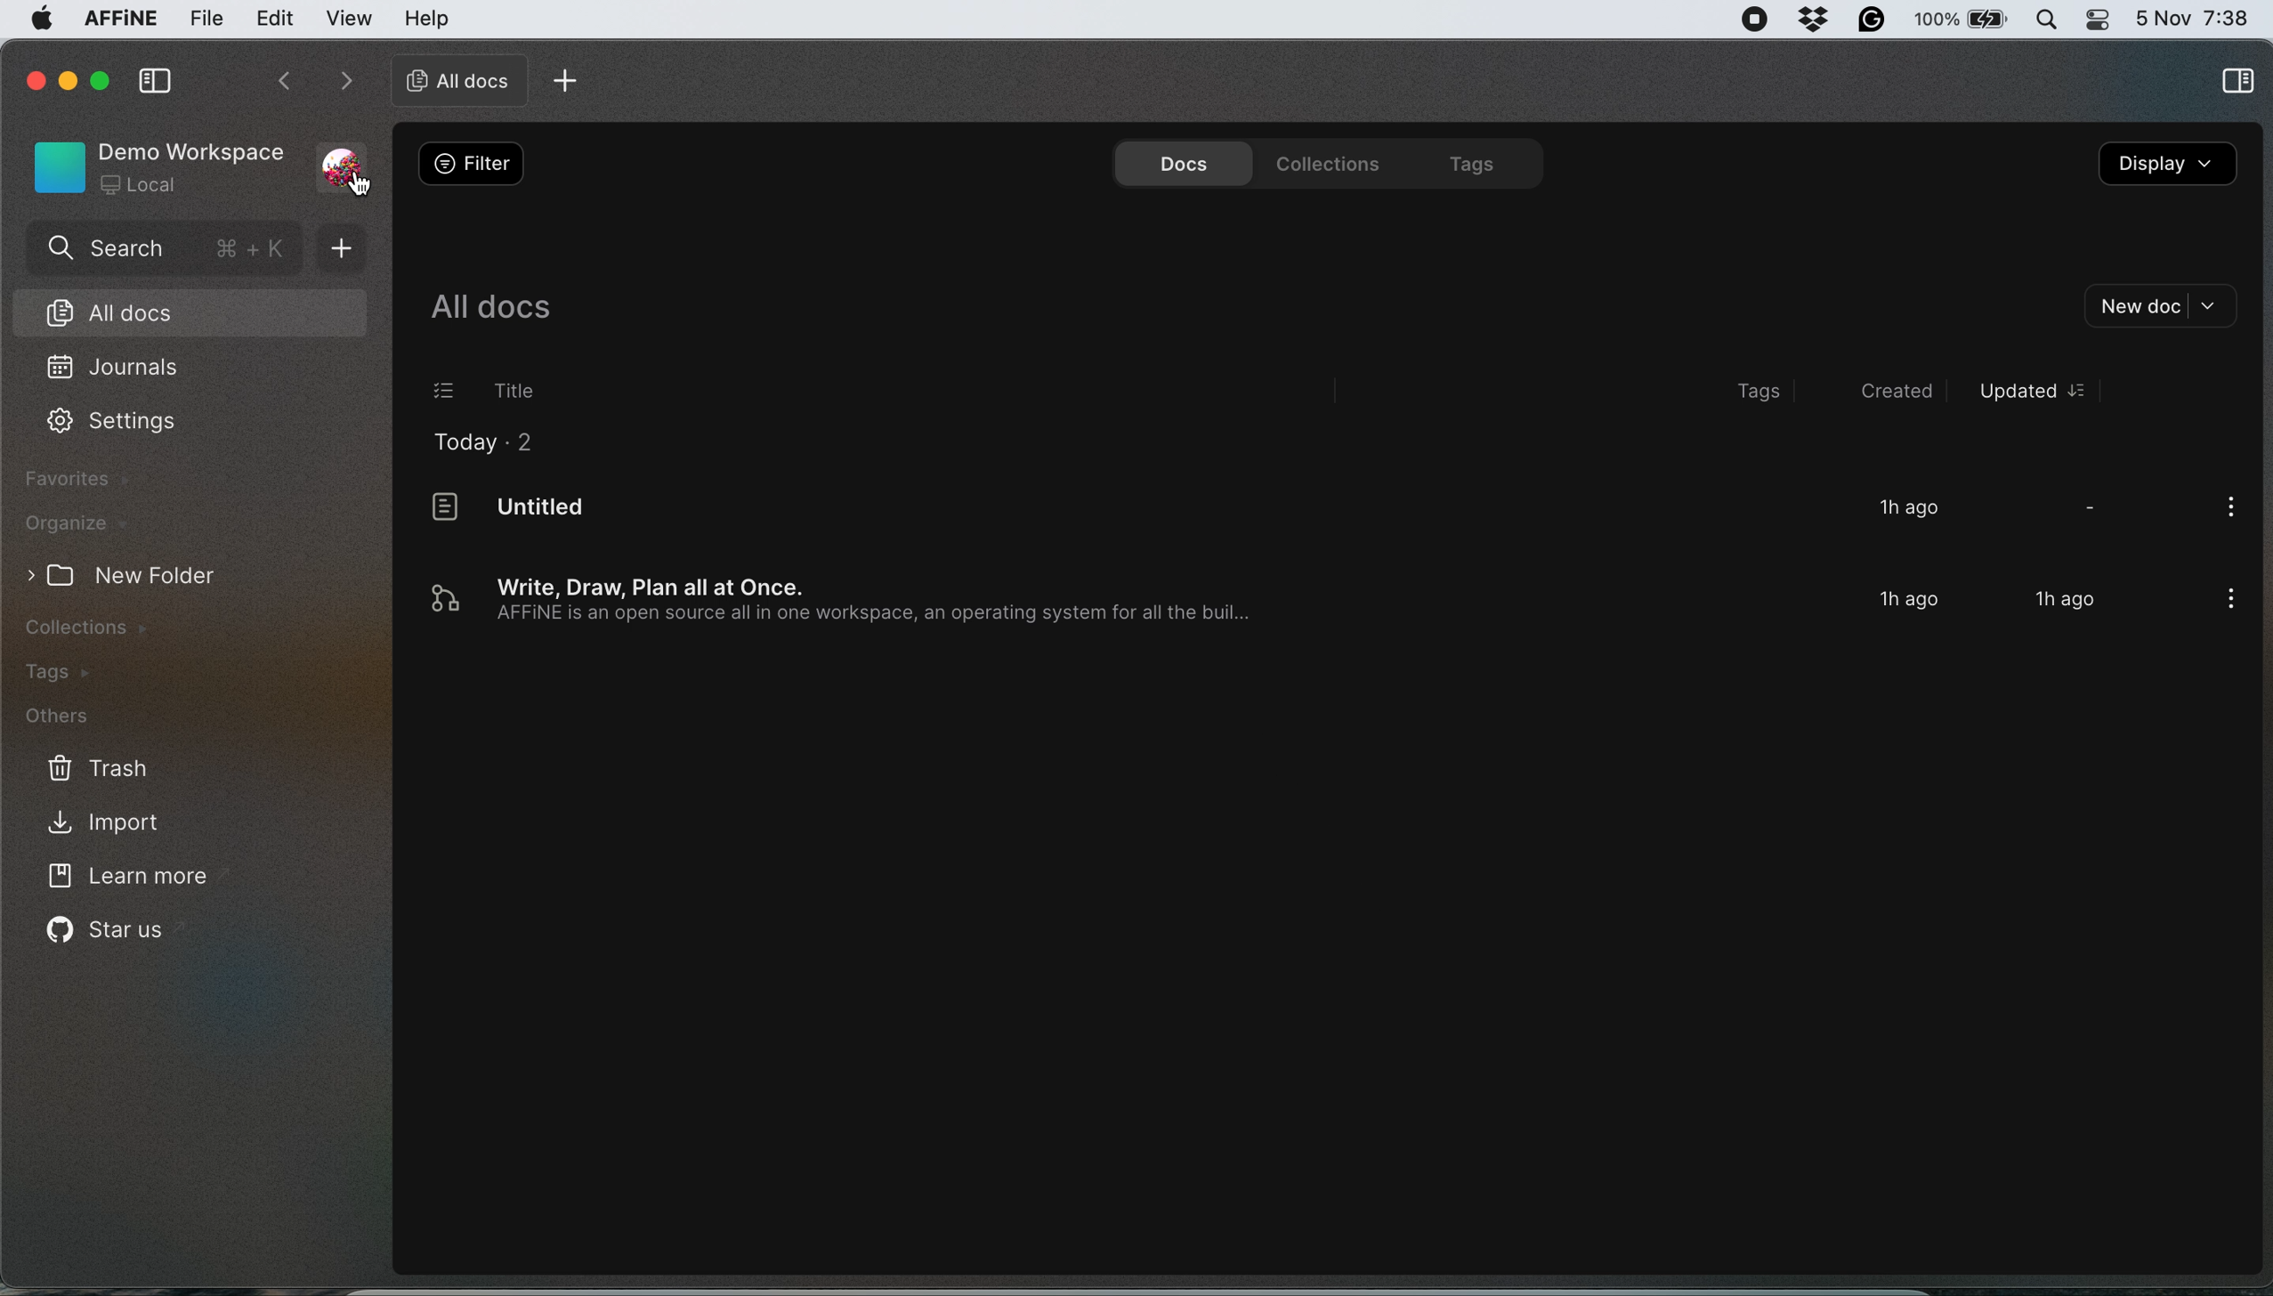 Image resolution: width=2273 pixels, height=1296 pixels. What do you see at coordinates (1755, 20) in the screenshot?
I see `screen recorder` at bounding box center [1755, 20].